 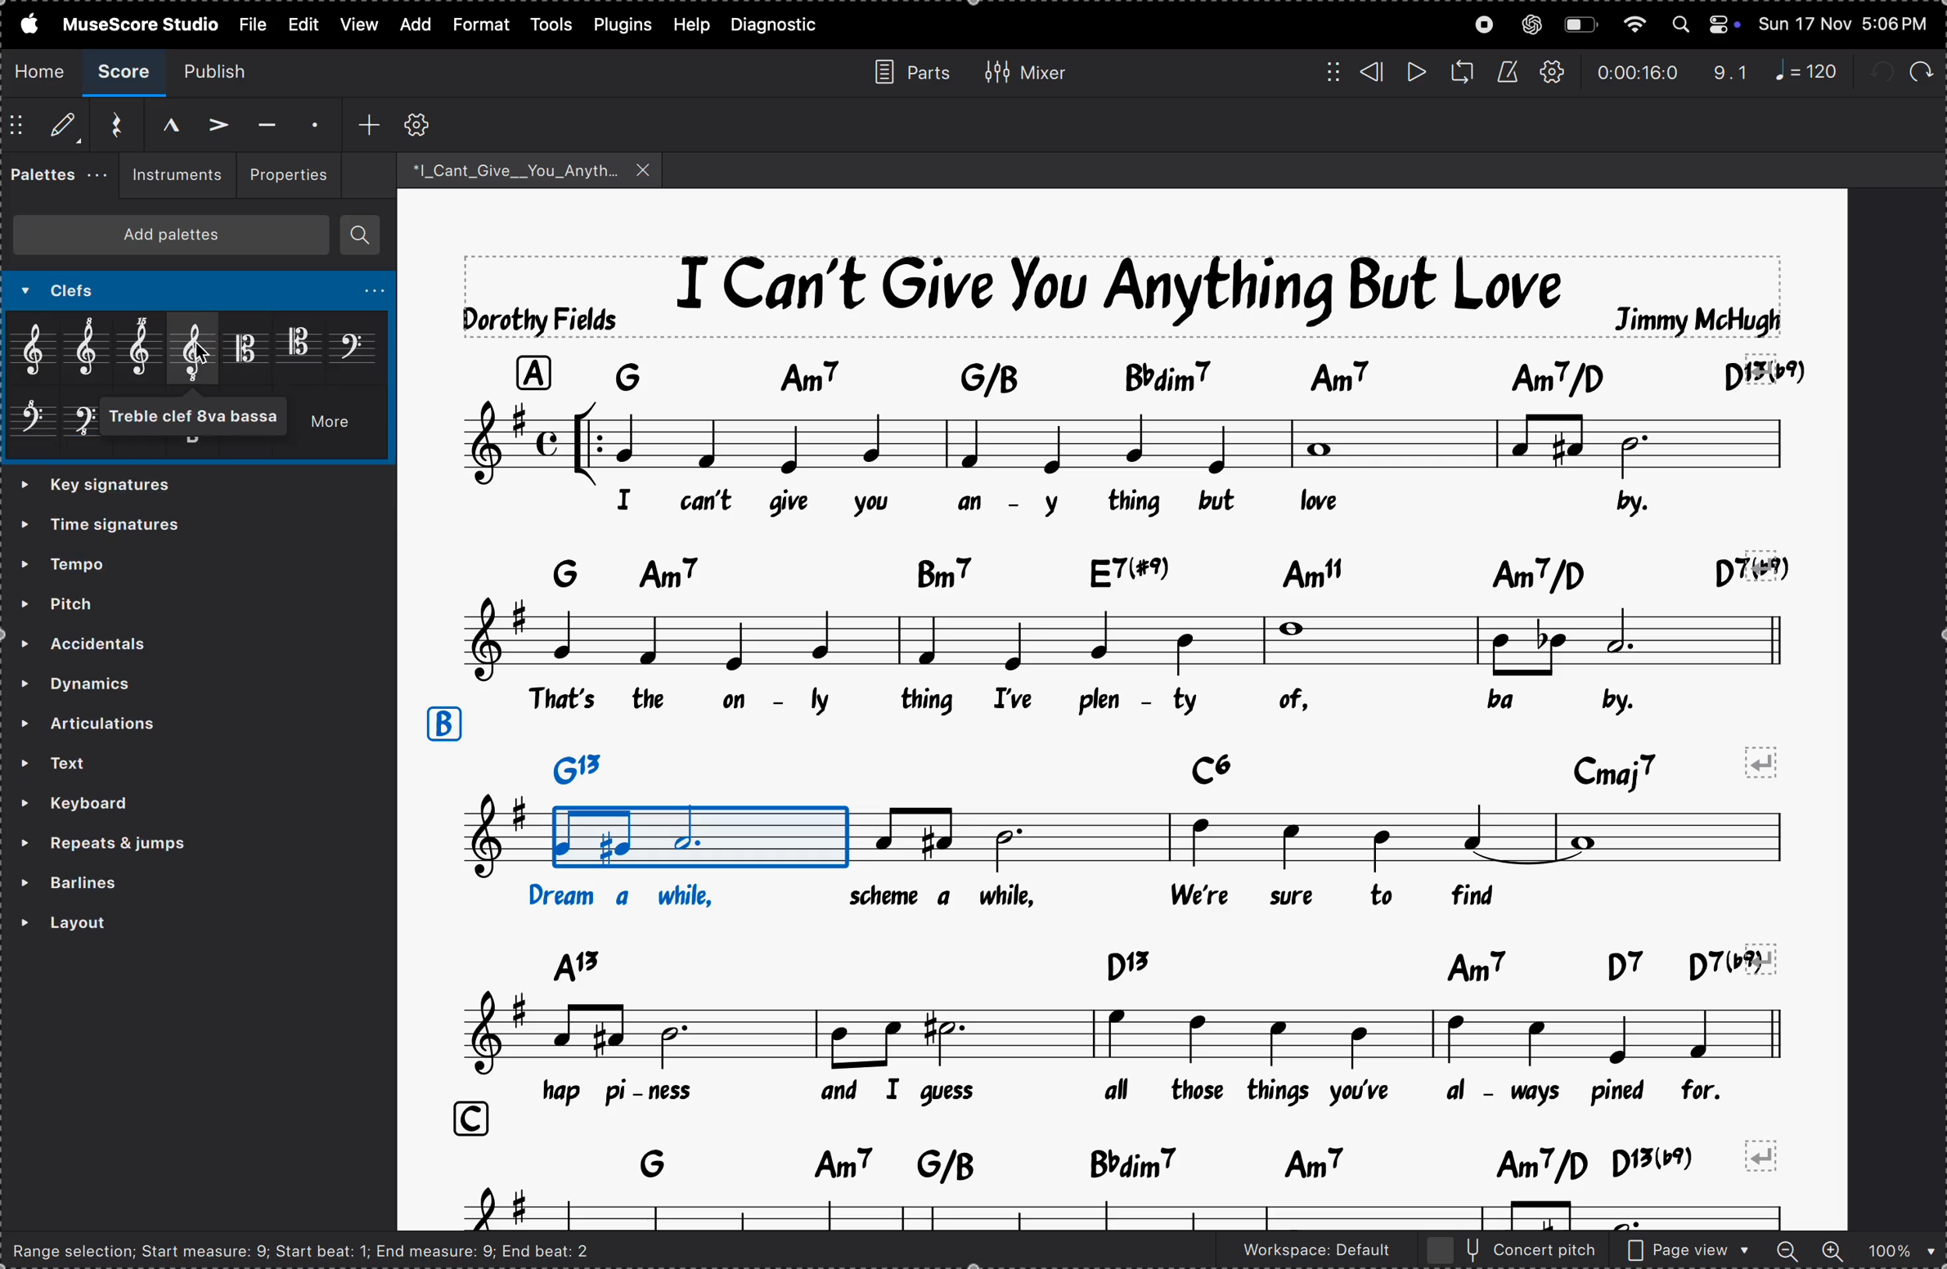 I want to click on parts, so click(x=905, y=70).